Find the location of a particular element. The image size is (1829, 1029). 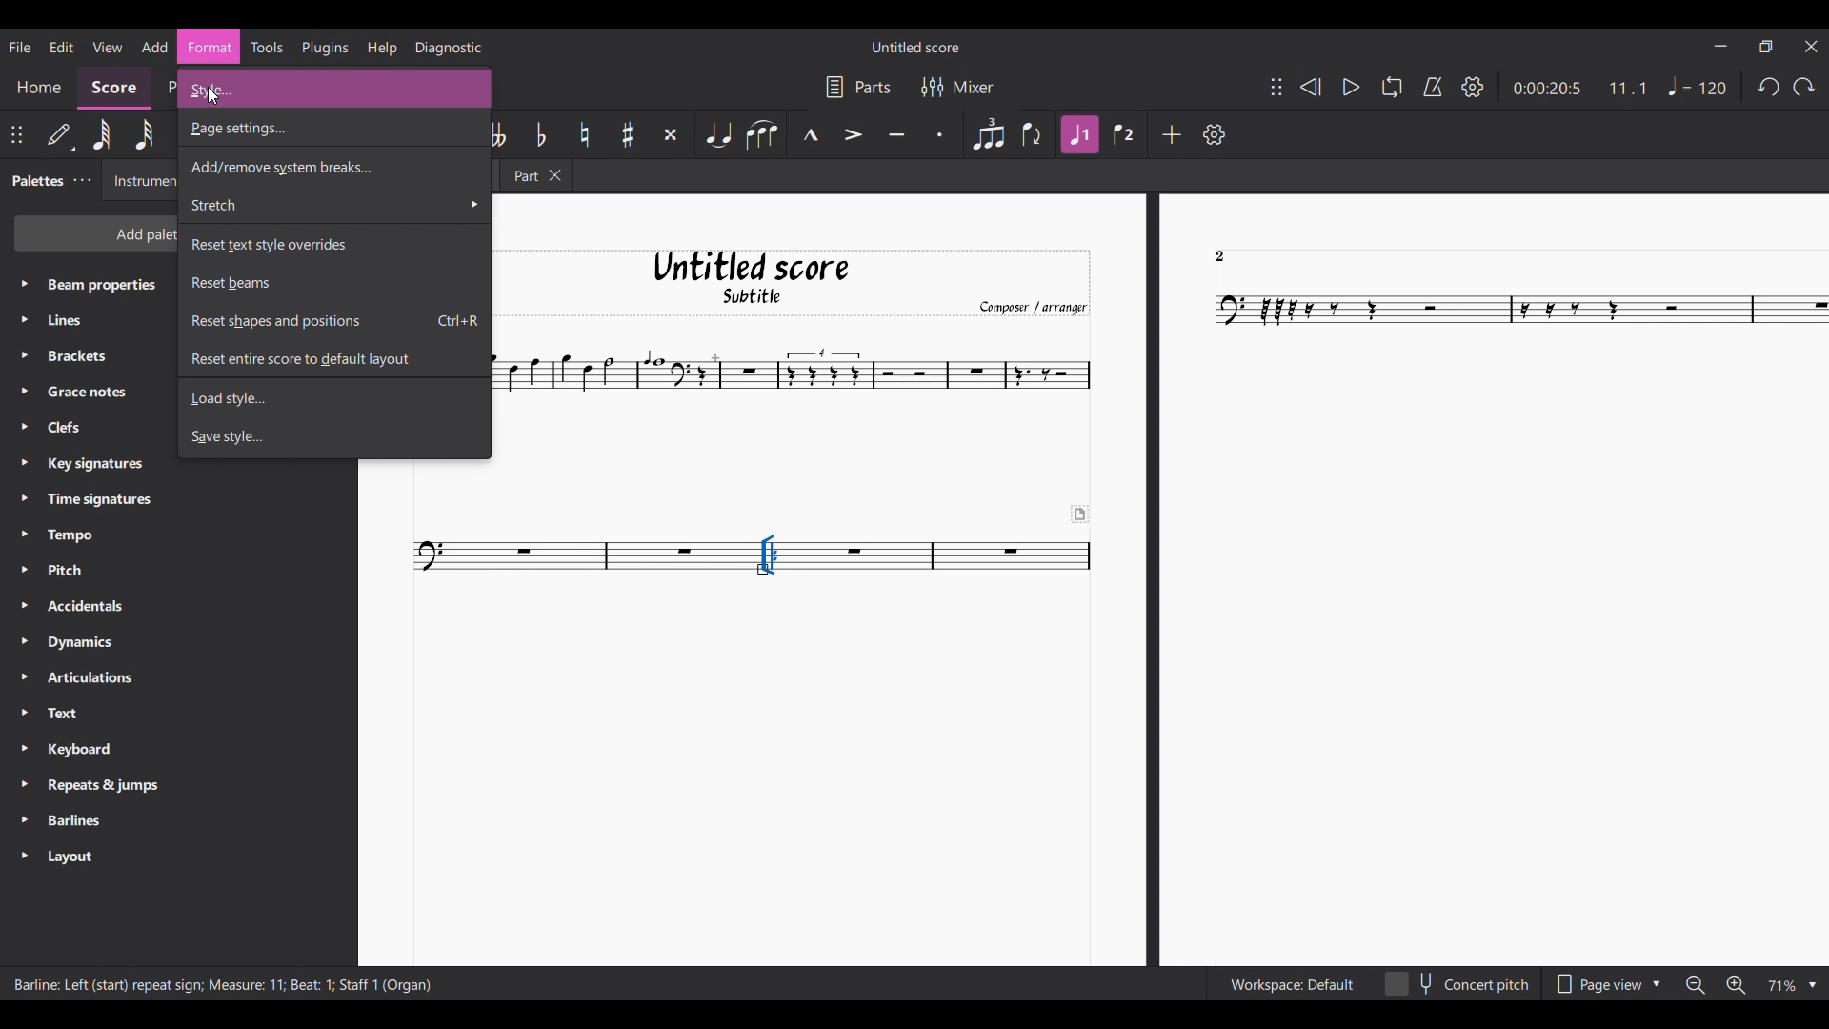

Settings is located at coordinates (1215, 133).